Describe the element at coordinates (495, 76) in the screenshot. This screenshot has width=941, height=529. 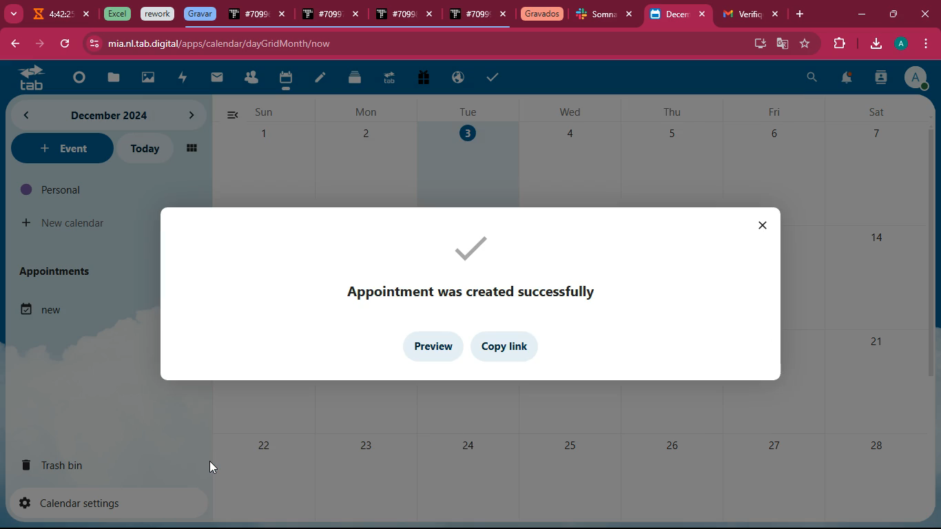
I see `taks` at that location.